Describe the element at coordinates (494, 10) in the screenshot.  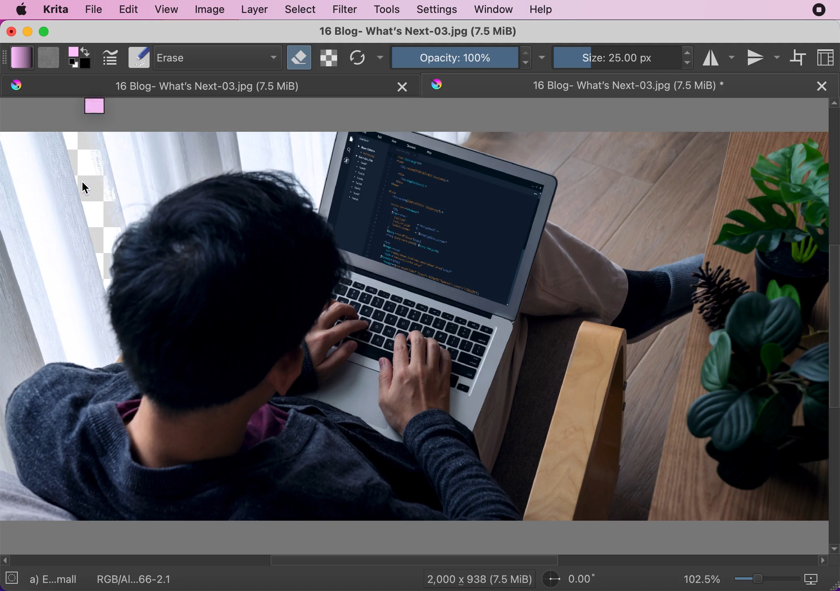
I see `window` at that location.